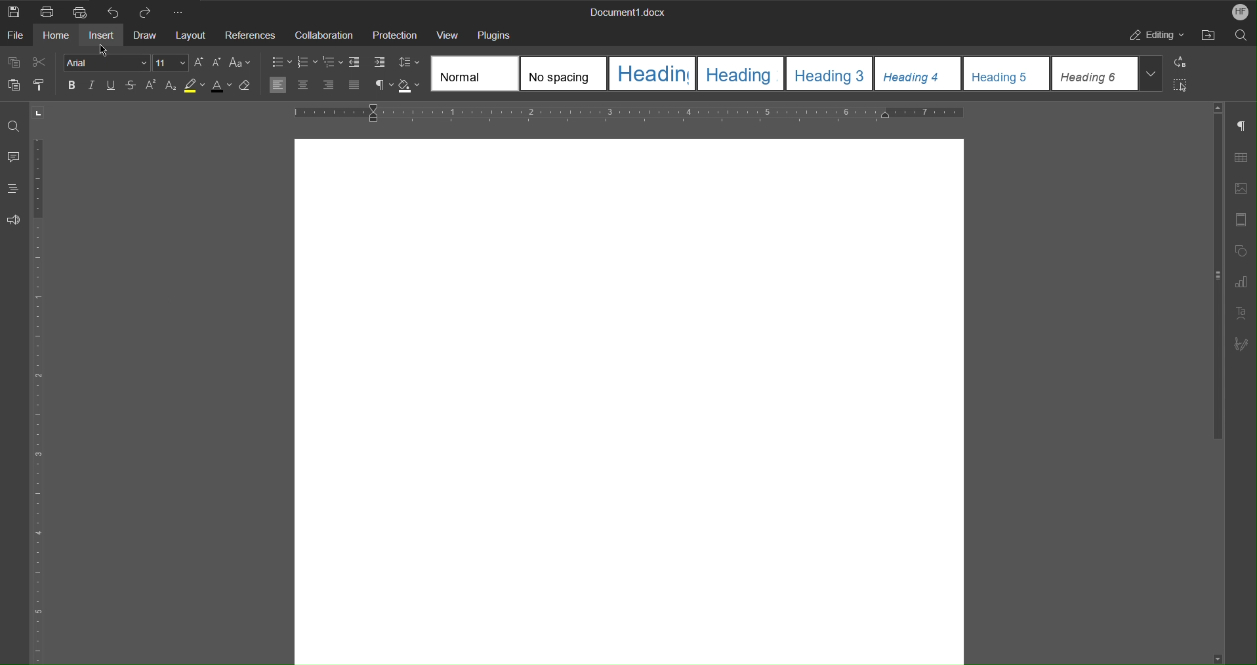  Describe the element at coordinates (145, 35) in the screenshot. I see `Draw` at that location.